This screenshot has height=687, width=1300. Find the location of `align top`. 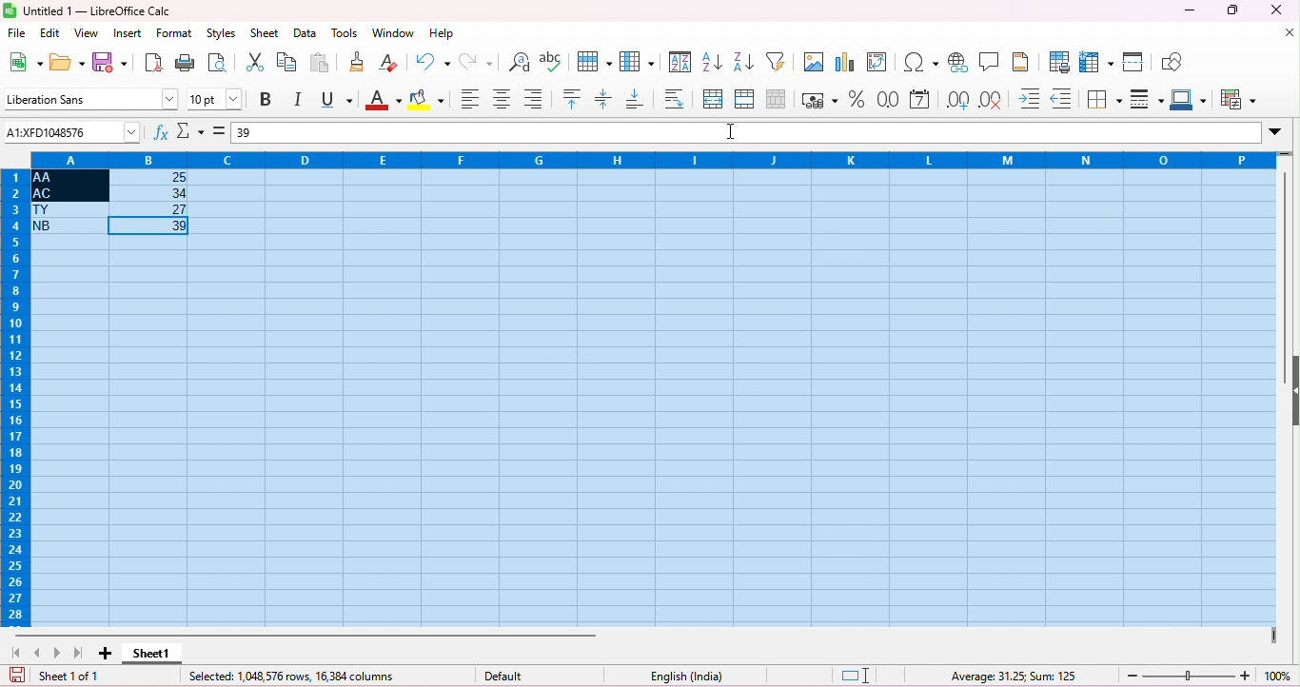

align top is located at coordinates (574, 98).